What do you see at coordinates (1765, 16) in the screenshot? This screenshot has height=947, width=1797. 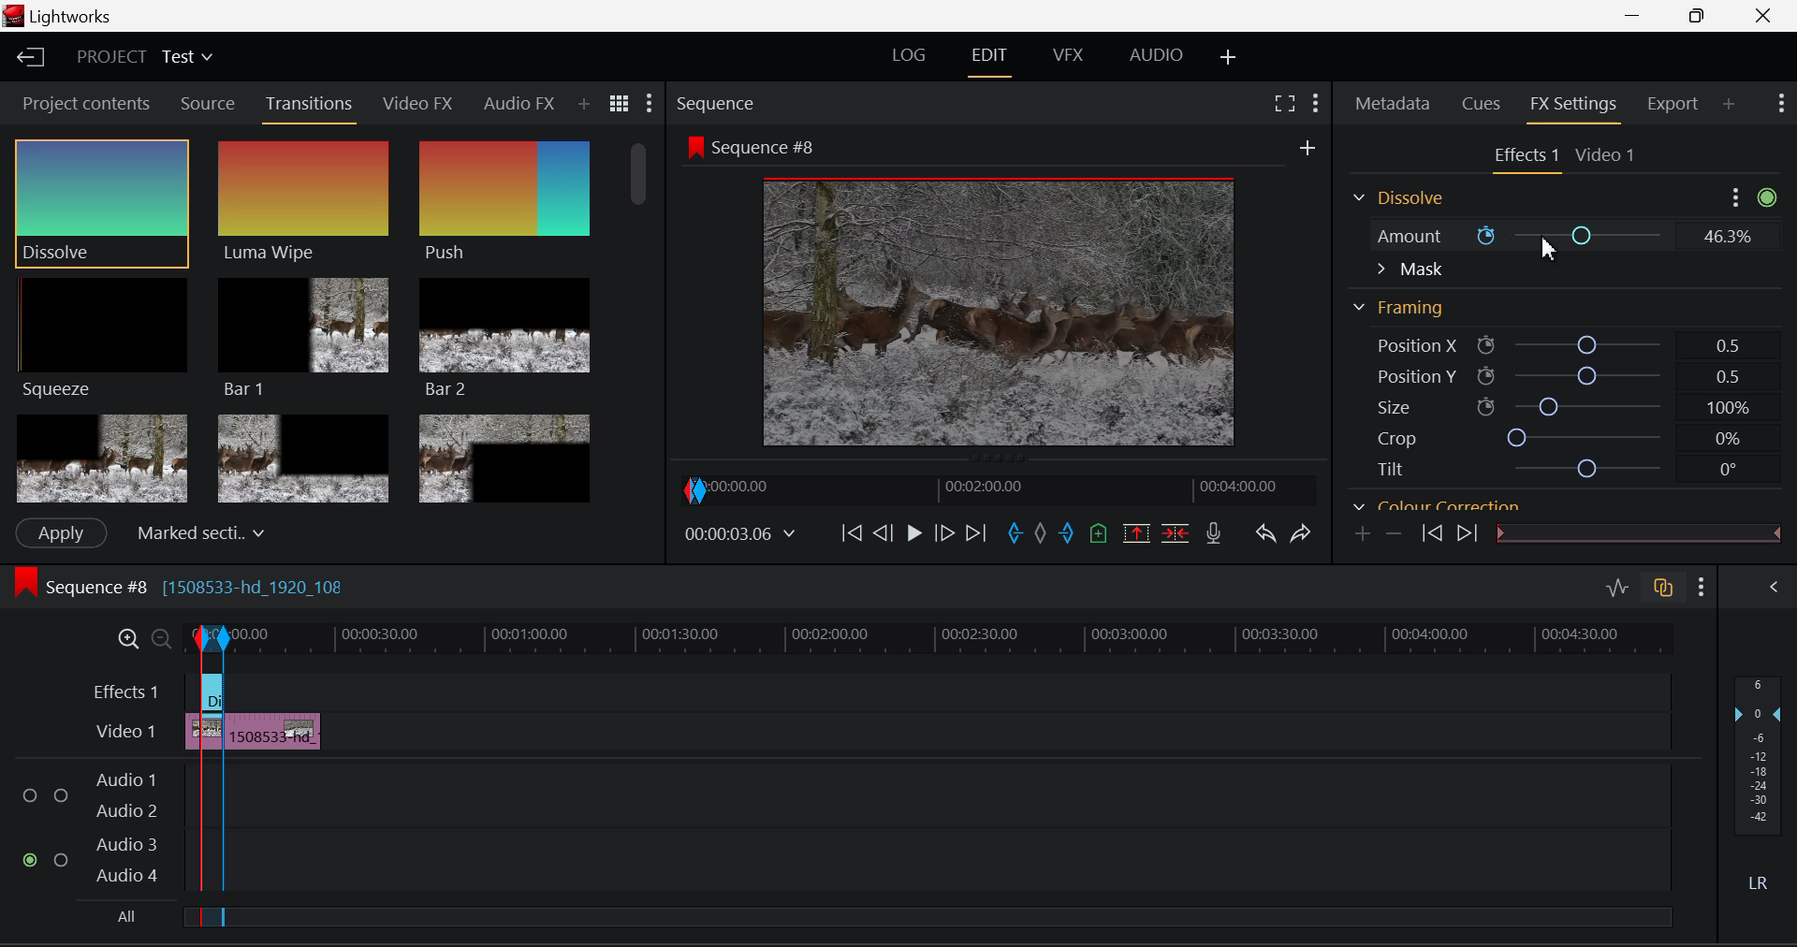 I see `Close` at bounding box center [1765, 16].